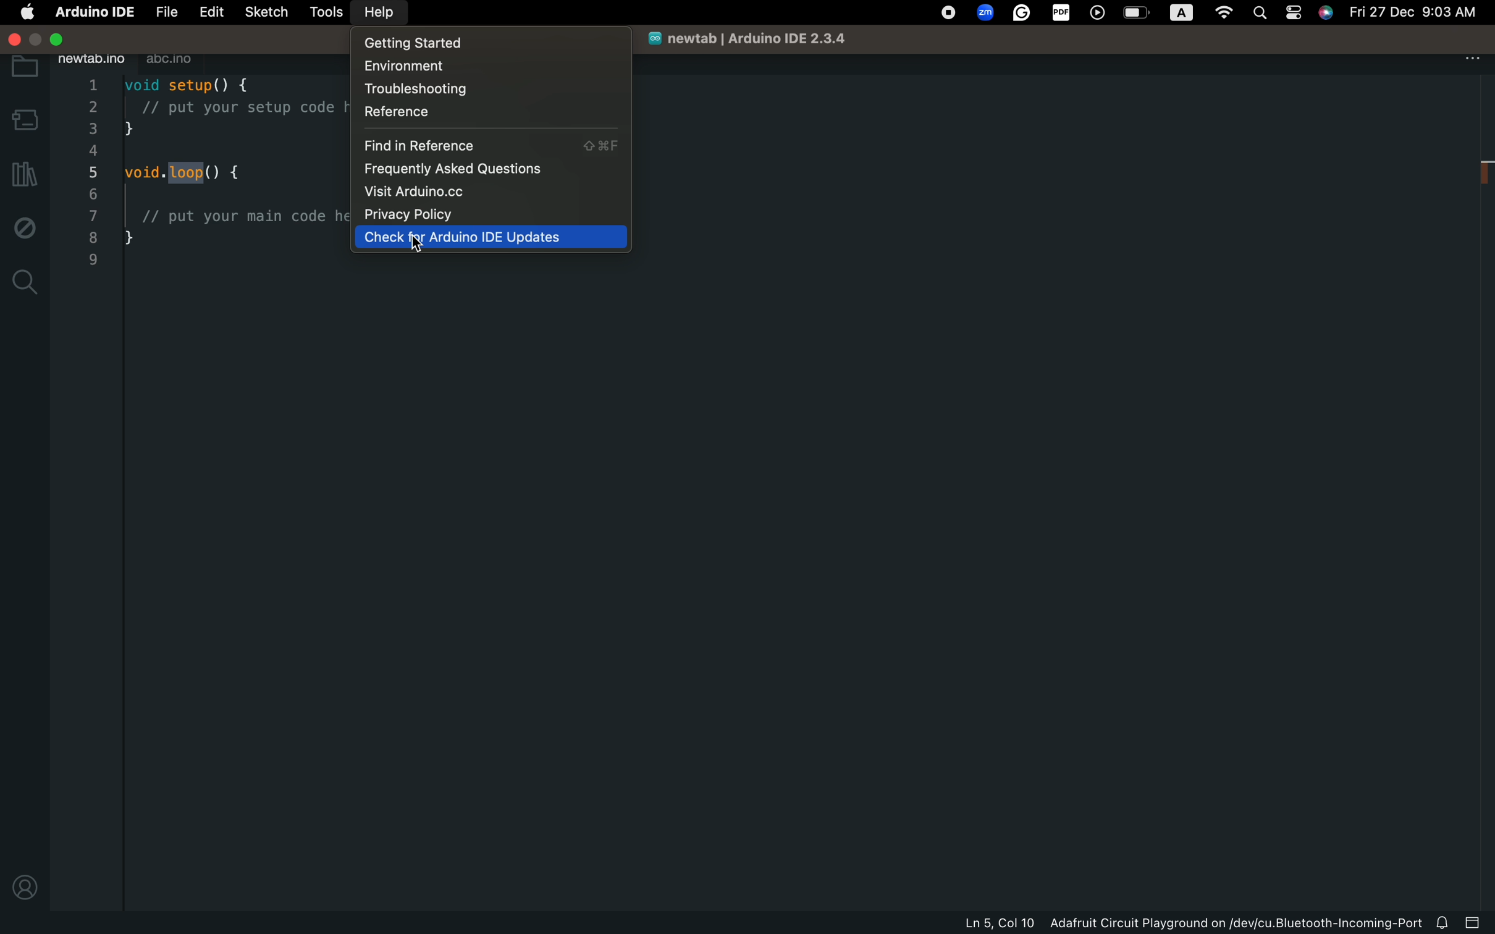 The height and width of the screenshot is (934, 1495). I want to click on PDF, so click(1058, 11).